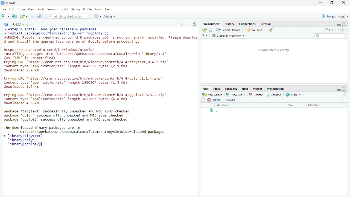 The height and width of the screenshot is (197, 350). Describe the element at coordinates (343, 30) in the screenshot. I see `Refresh ` at that location.